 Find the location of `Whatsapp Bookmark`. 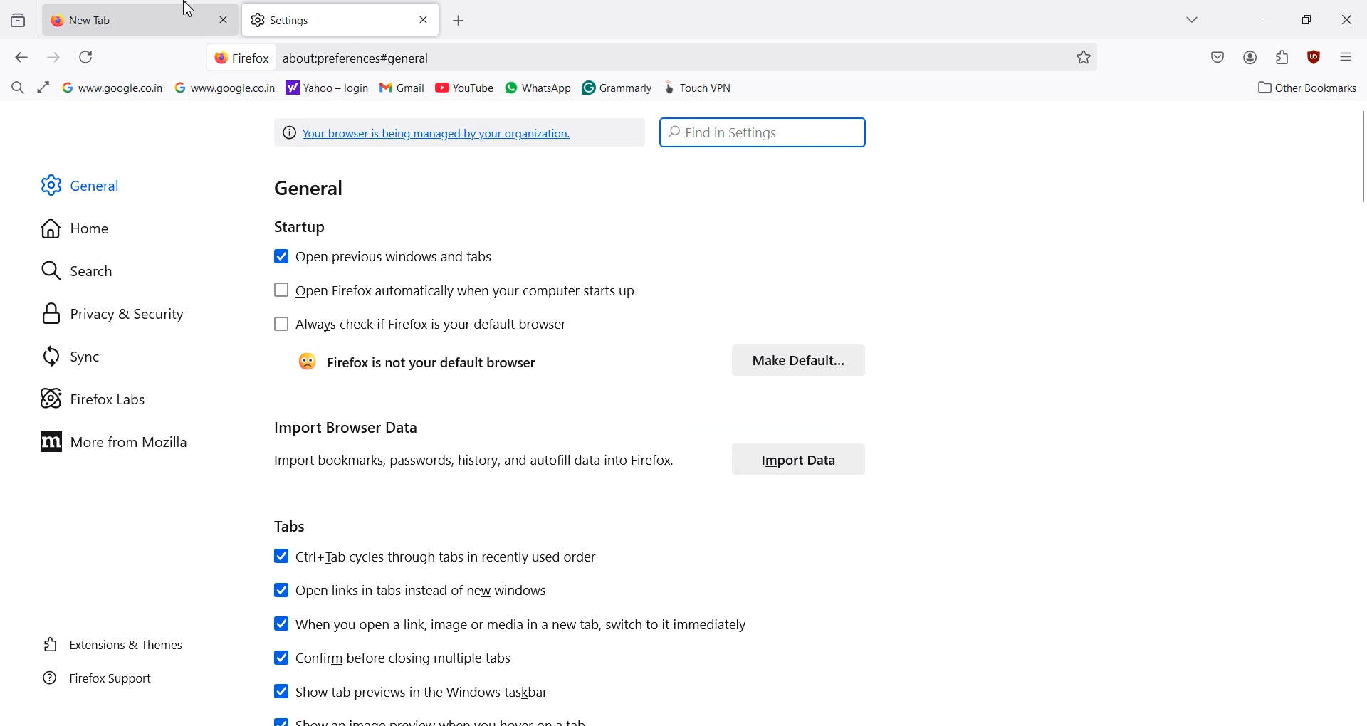

Whatsapp Bookmark is located at coordinates (539, 88).